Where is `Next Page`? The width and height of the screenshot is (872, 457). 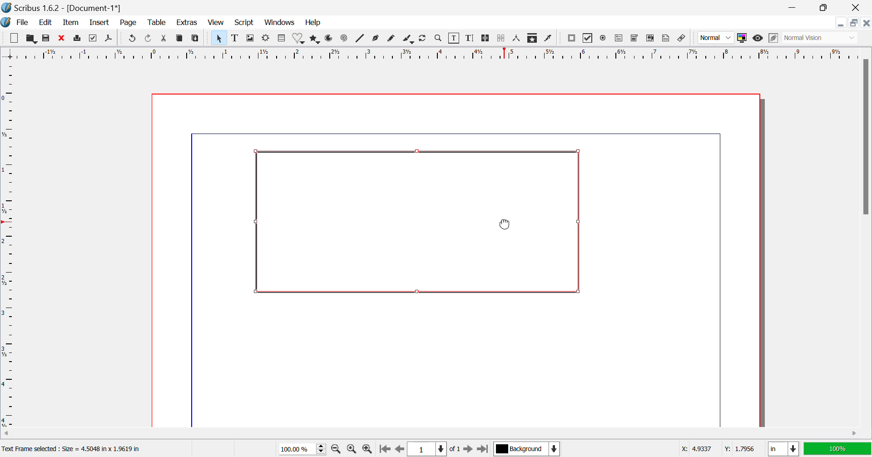
Next Page is located at coordinates (469, 448).